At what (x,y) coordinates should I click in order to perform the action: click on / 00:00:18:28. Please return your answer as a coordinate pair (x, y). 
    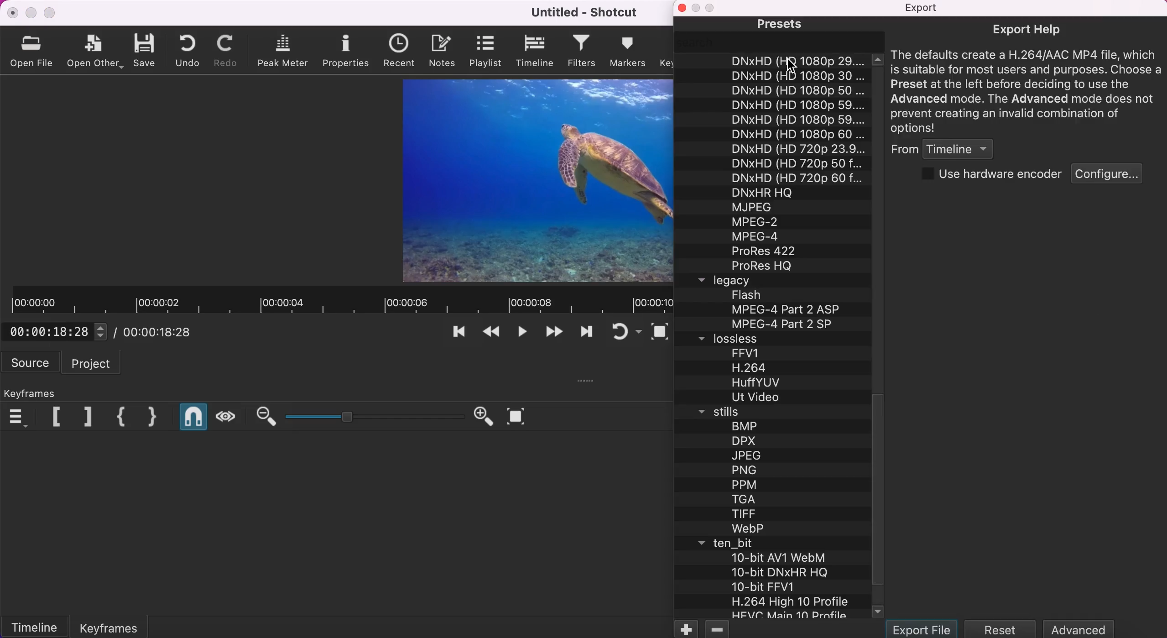
    Looking at the image, I should click on (156, 332).